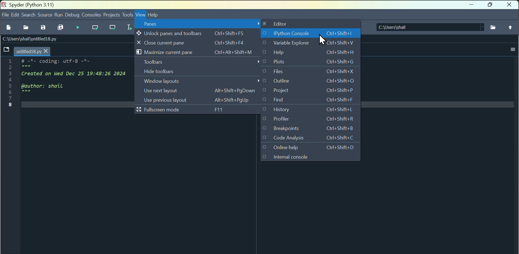 The height and width of the screenshot is (254, 519). I want to click on change to parent folder, so click(509, 27).